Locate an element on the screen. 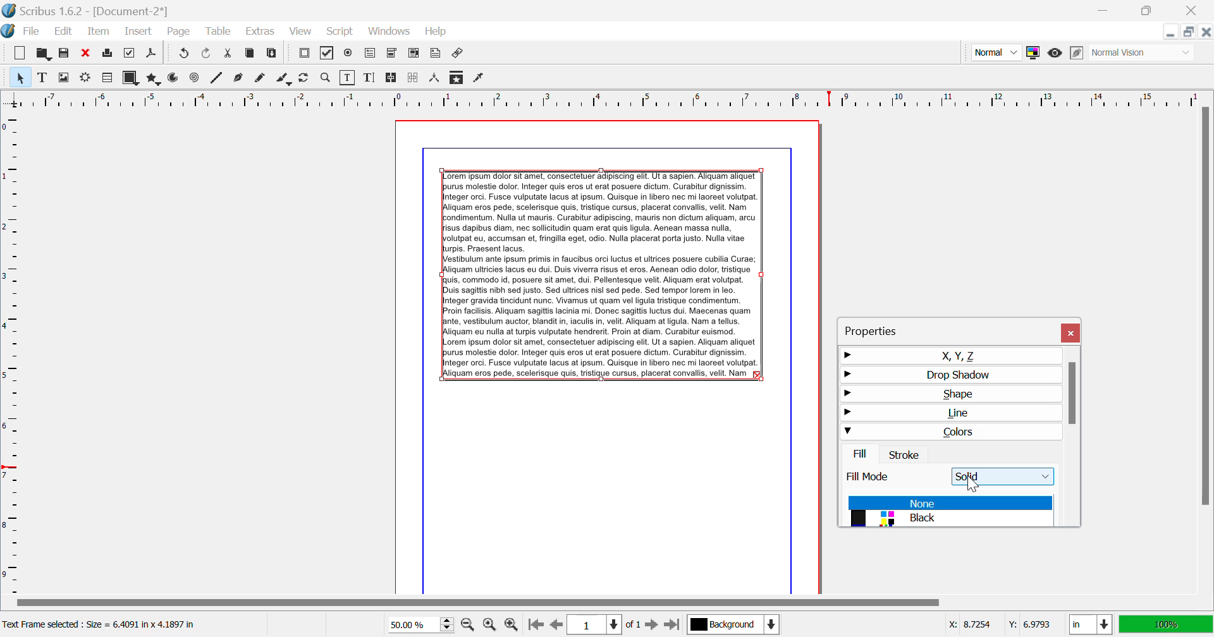 Image resolution: width=1214 pixels, height=637 pixels. Zoom is located at coordinates (326, 78).